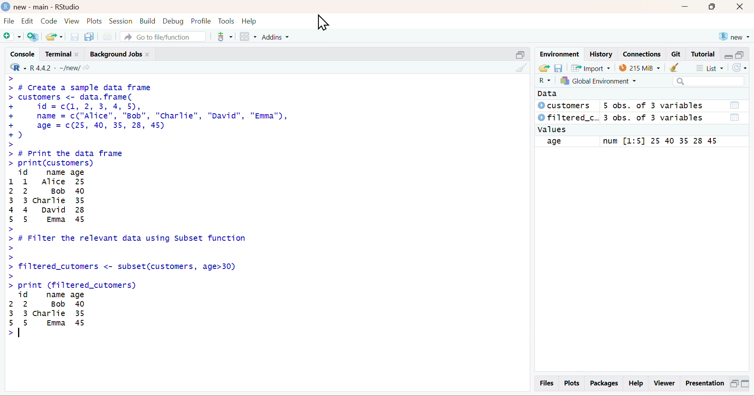 The image size is (754, 396). Describe the element at coordinates (200, 21) in the screenshot. I see `Profile` at that location.